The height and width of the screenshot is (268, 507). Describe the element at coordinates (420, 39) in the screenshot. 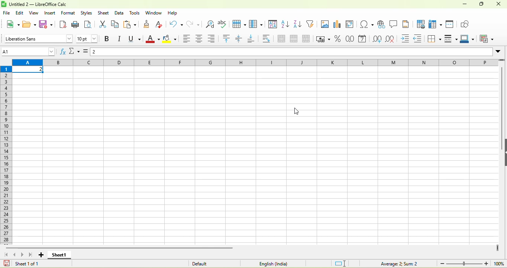

I see `decrease indent` at that location.